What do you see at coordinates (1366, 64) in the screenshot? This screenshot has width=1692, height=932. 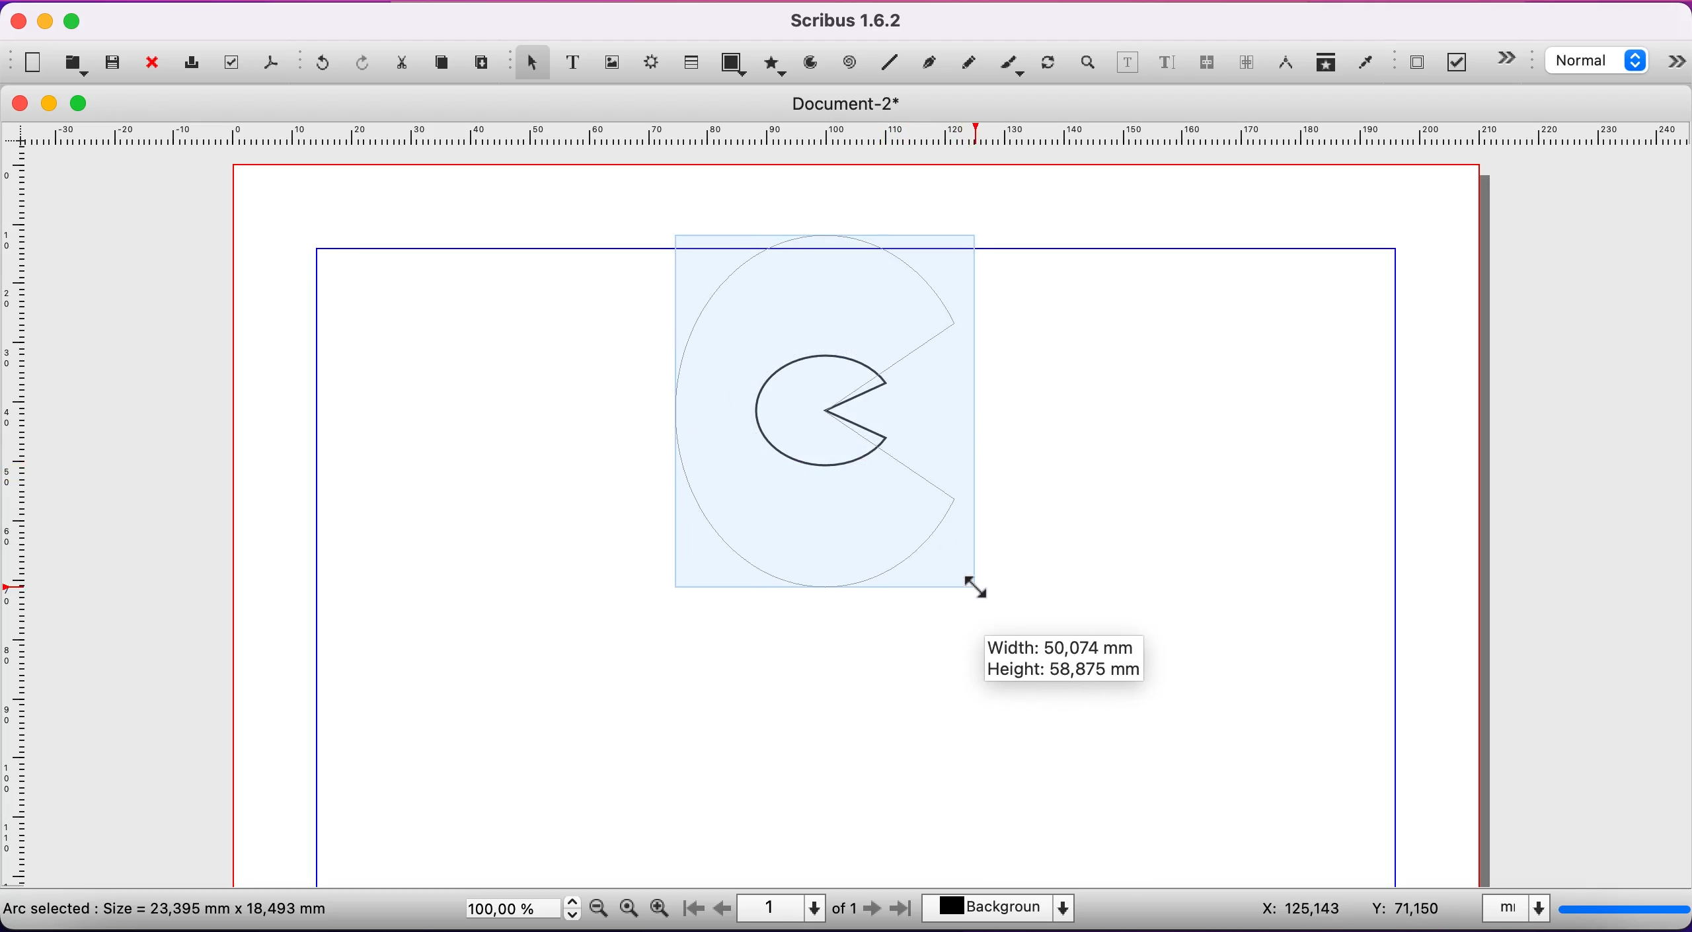 I see `eye dropper` at bounding box center [1366, 64].